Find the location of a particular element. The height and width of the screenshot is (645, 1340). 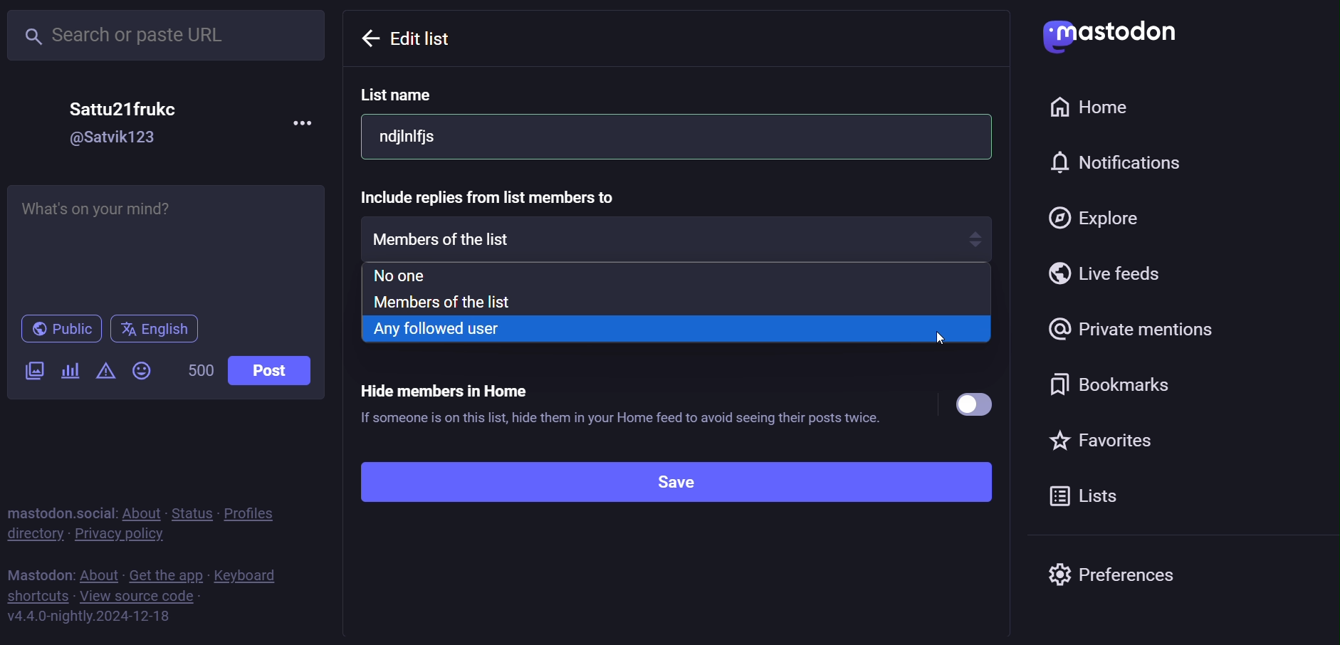

live feed is located at coordinates (1103, 273).